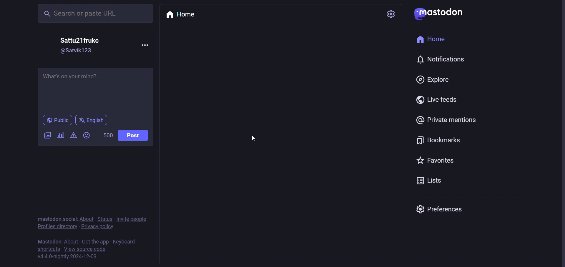  I want to click on image/videos, so click(47, 136).